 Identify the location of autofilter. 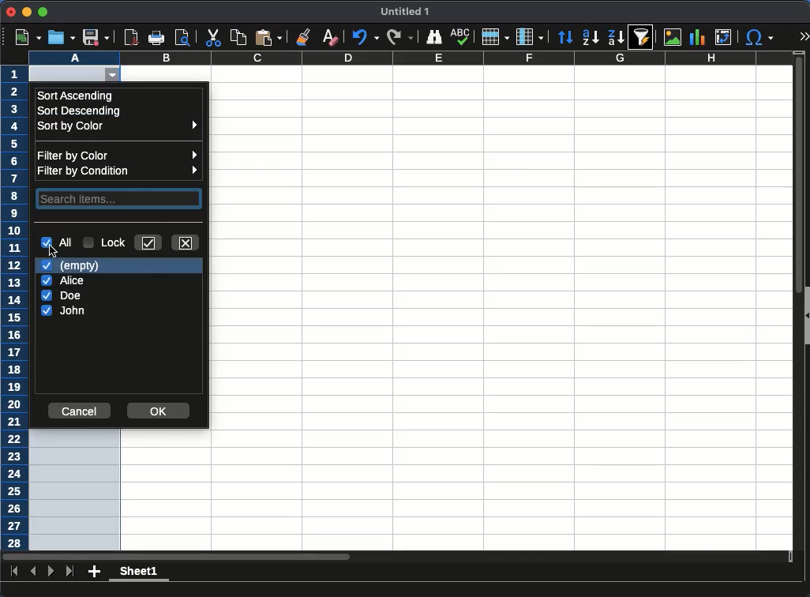
(642, 36).